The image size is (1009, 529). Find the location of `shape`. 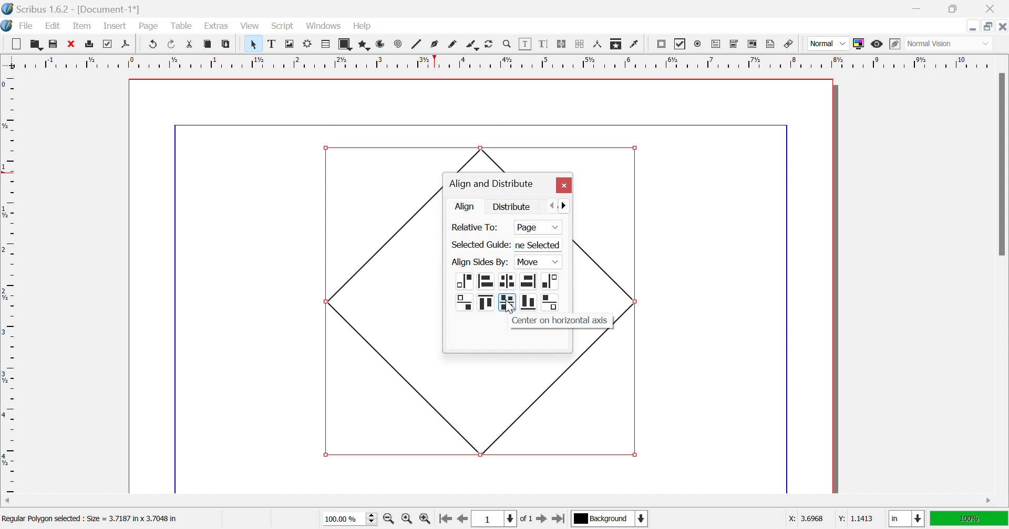

shape is located at coordinates (608, 341).